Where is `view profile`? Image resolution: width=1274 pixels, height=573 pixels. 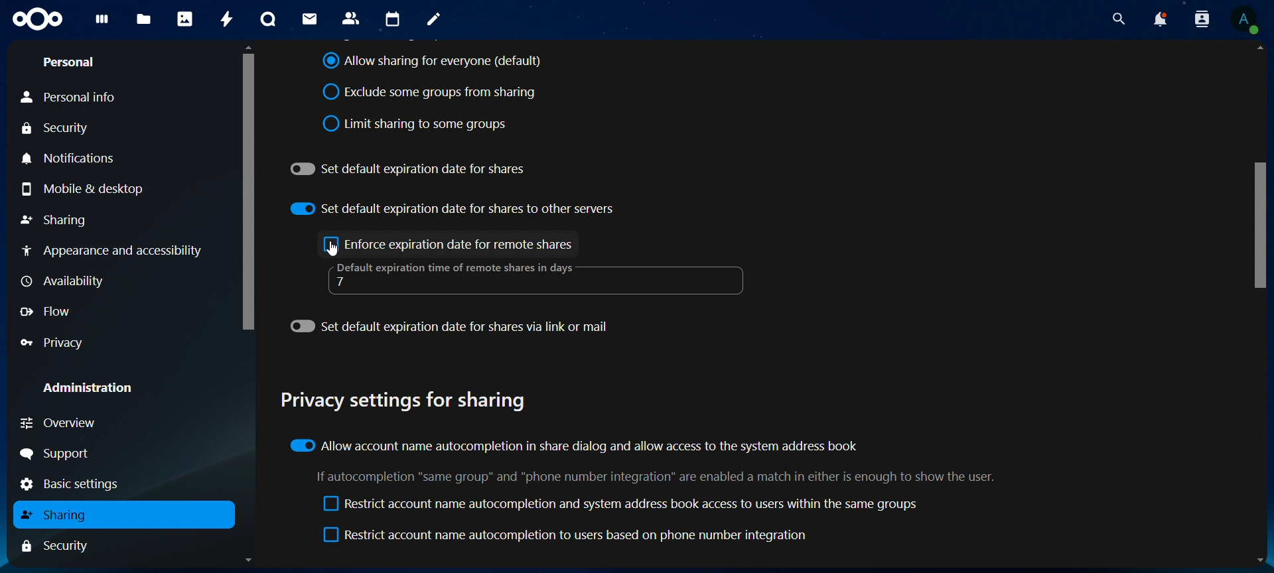 view profile is located at coordinates (1245, 22).